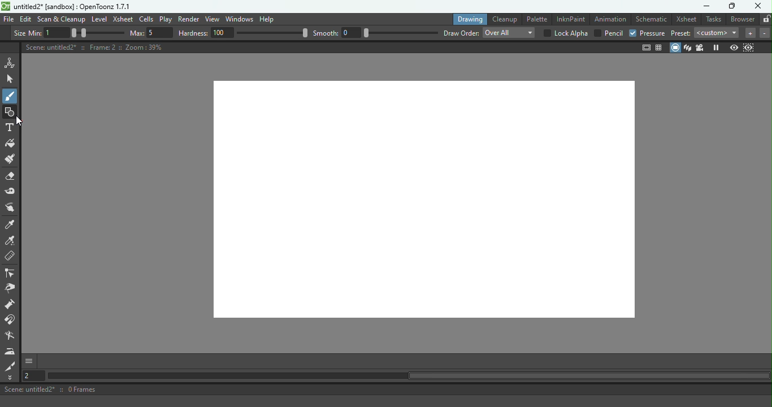 The width and height of the screenshot is (772, 407). Describe the element at coordinates (238, 19) in the screenshot. I see `Windows` at that location.